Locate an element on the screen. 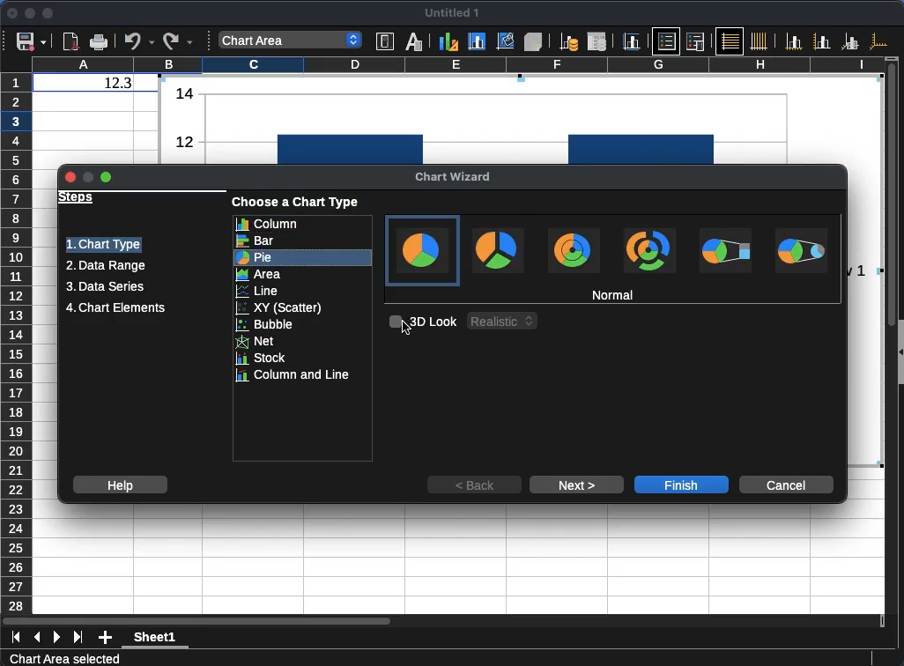 This screenshot has height=666, width=904. Z axes is located at coordinates (850, 41).